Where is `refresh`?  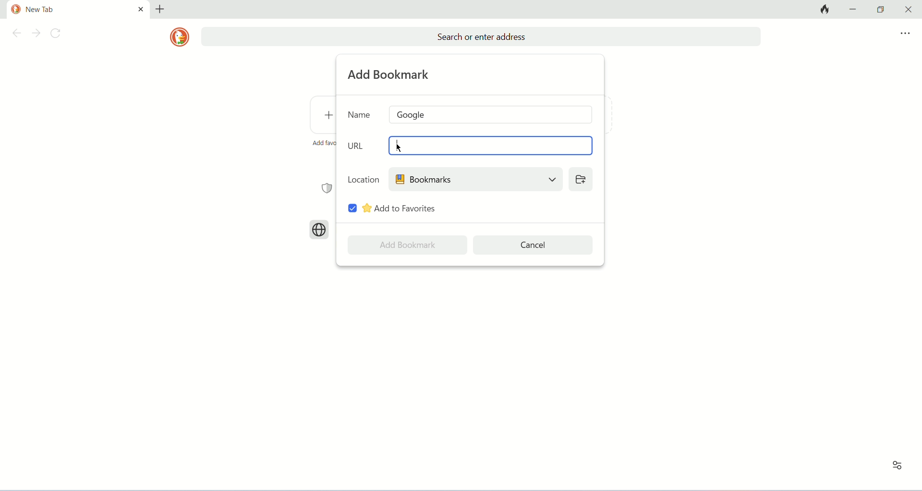 refresh is located at coordinates (58, 35).